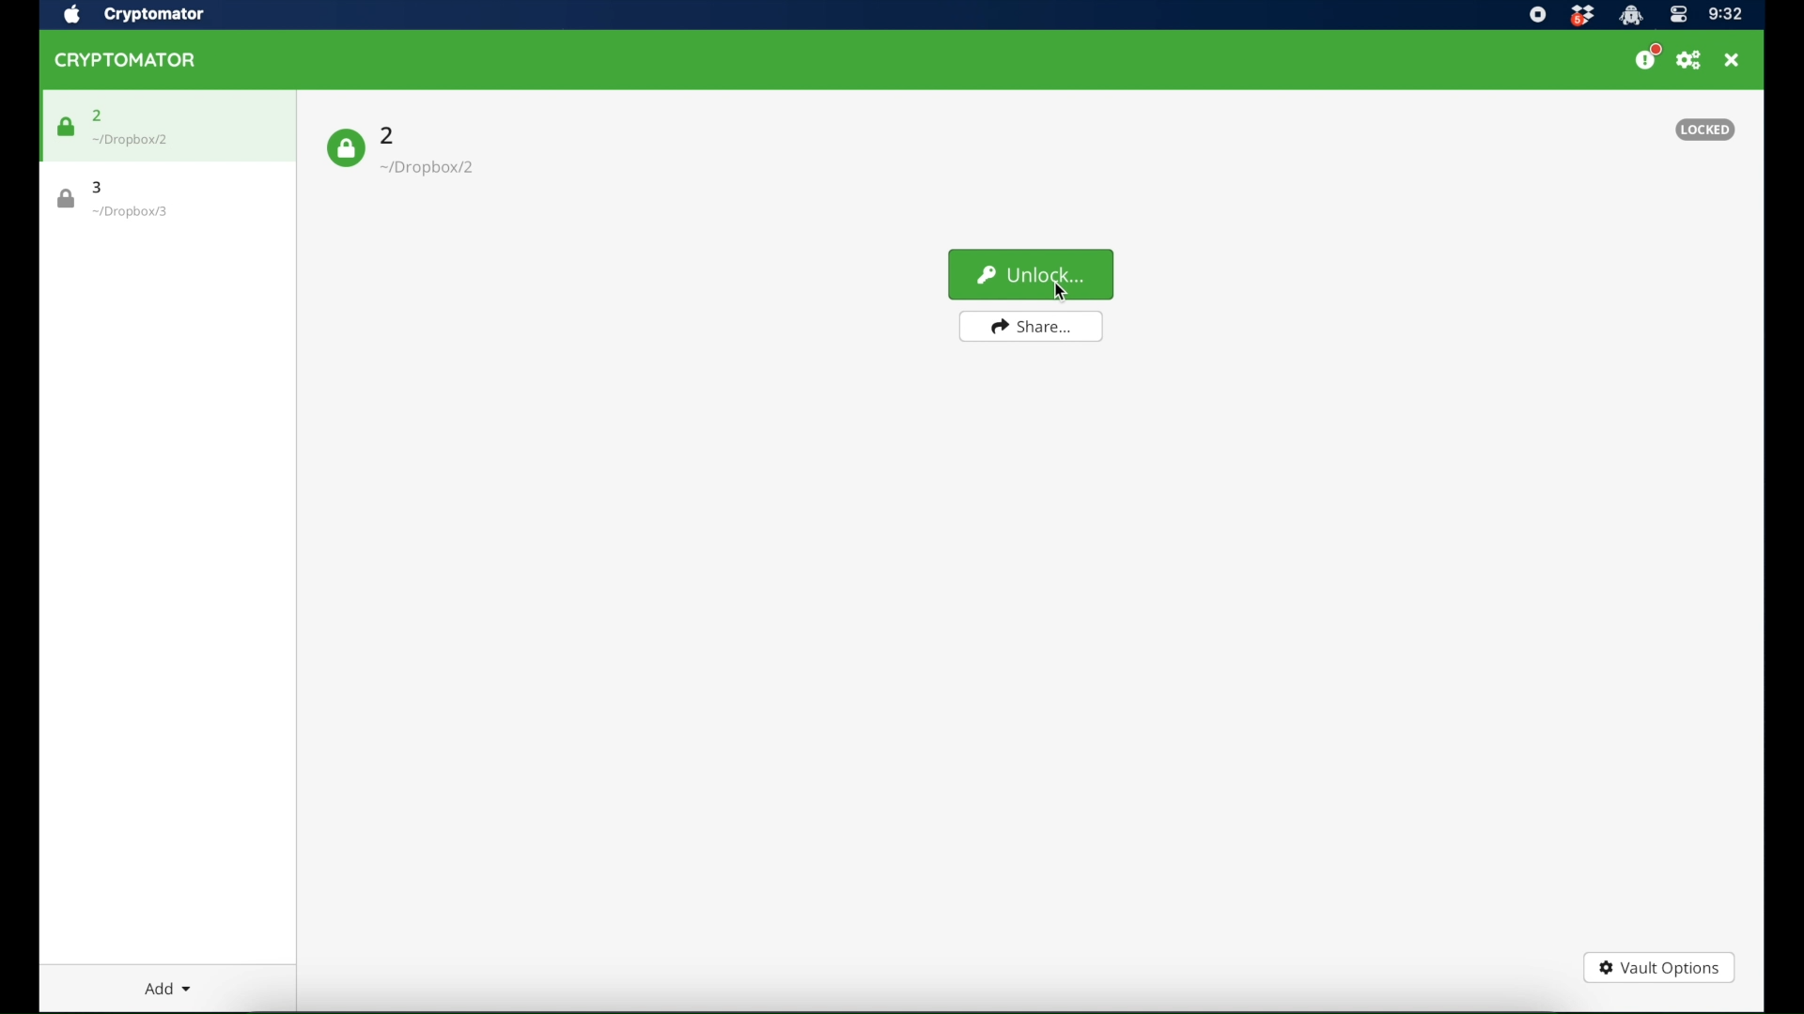 Image resolution: width=1804 pixels, height=1014 pixels. Describe the element at coordinates (1734, 60) in the screenshot. I see `close` at that location.